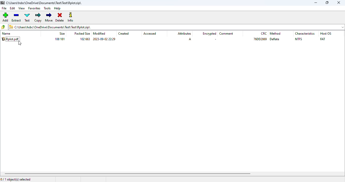  What do you see at coordinates (4, 8) in the screenshot?
I see `file` at bounding box center [4, 8].